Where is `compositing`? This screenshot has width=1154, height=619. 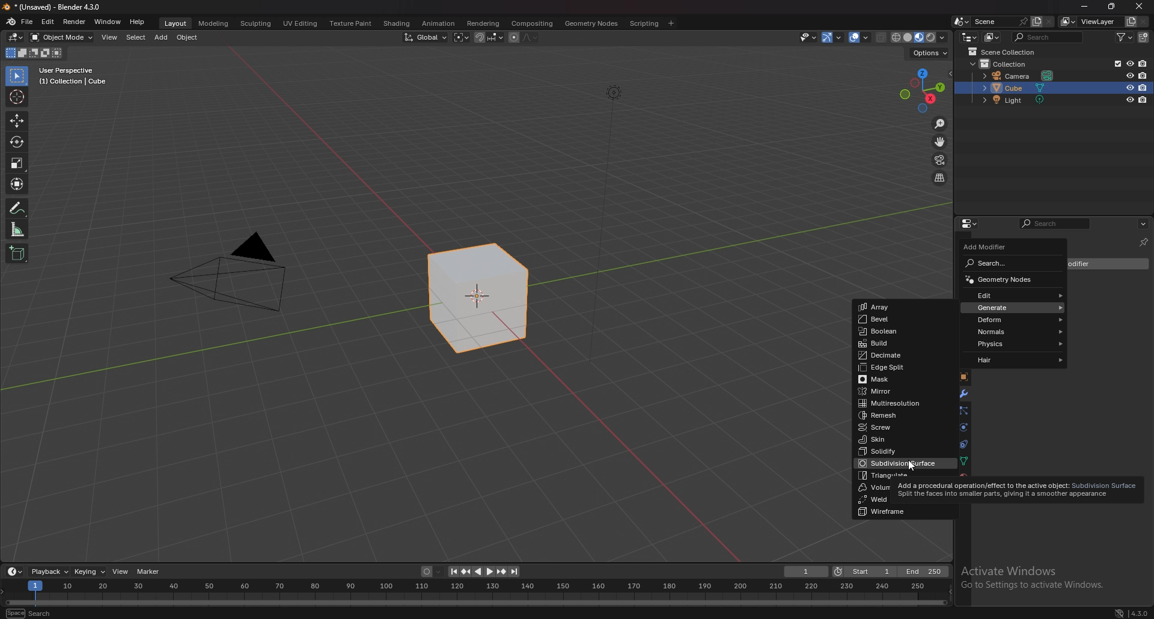 compositing is located at coordinates (533, 23).